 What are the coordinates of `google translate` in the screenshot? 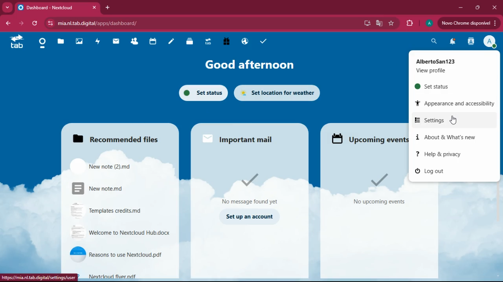 It's located at (378, 23).